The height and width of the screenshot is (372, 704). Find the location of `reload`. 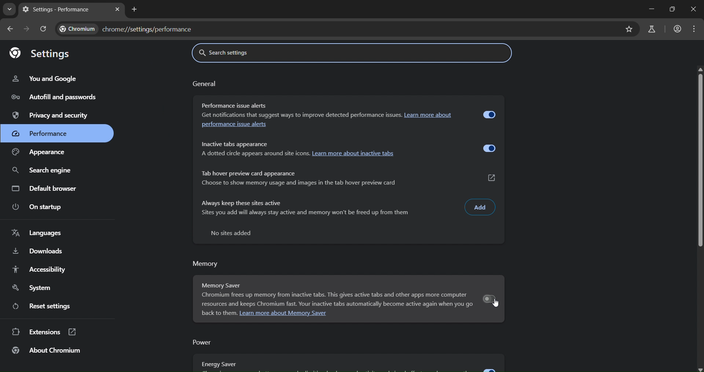

reload is located at coordinates (45, 30).